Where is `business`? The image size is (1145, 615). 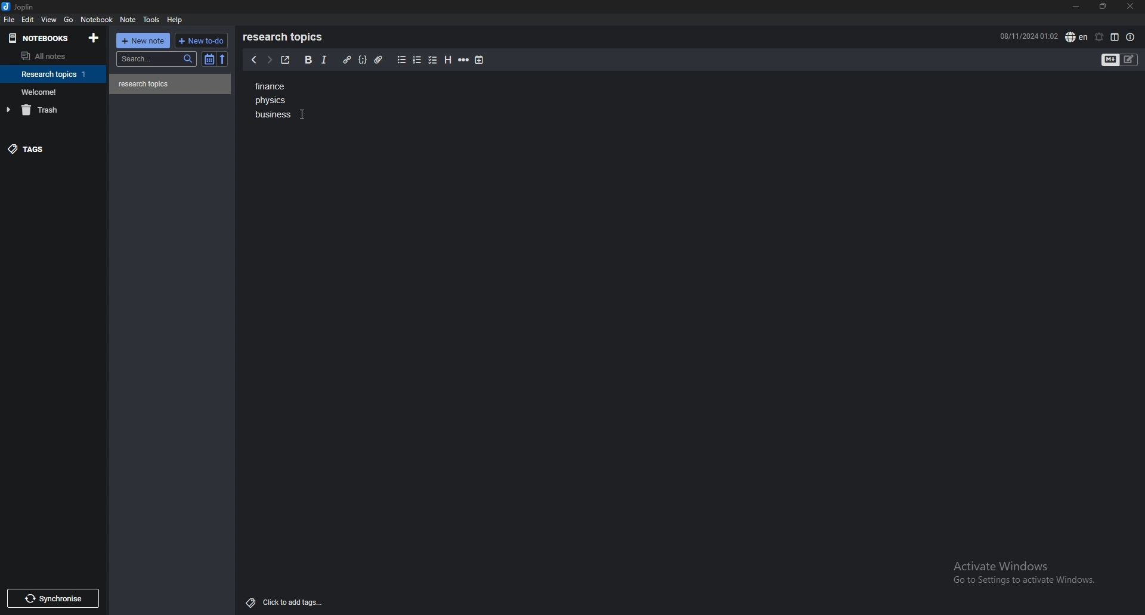 business is located at coordinates (270, 116).